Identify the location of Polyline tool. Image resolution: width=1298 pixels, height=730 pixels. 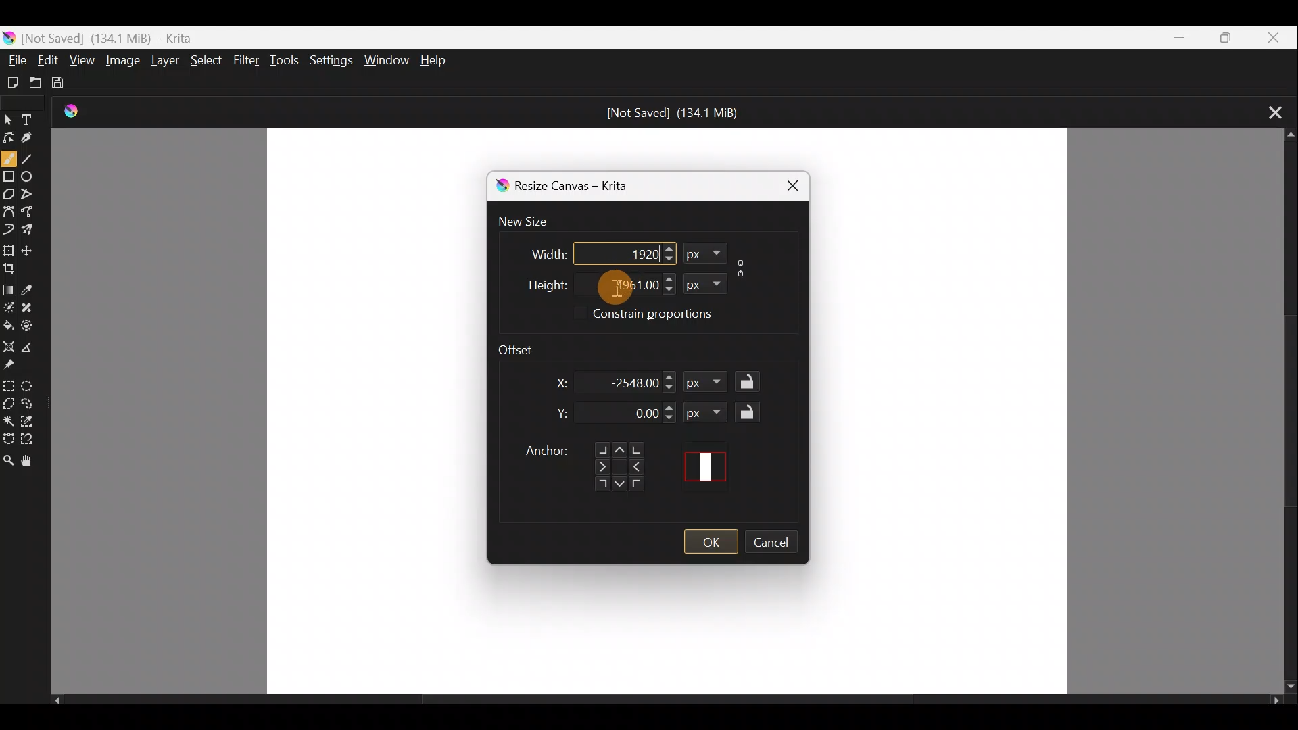
(32, 190).